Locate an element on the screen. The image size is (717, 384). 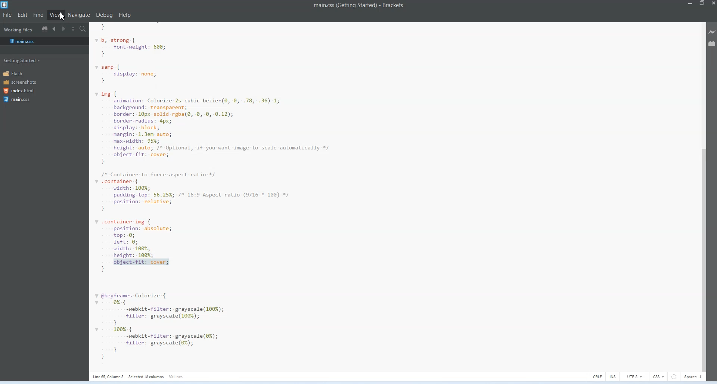
Extension manager is located at coordinates (713, 44).